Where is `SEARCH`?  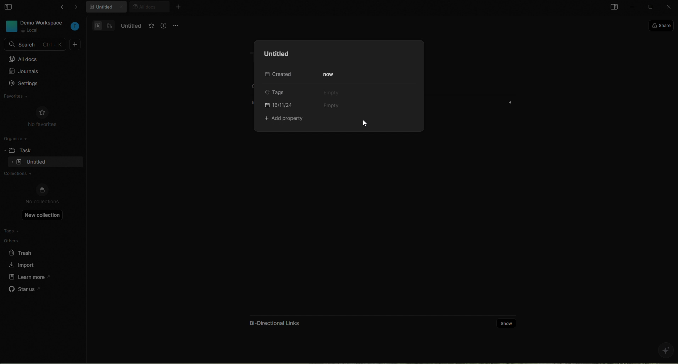
SEARCH is located at coordinates (36, 45).